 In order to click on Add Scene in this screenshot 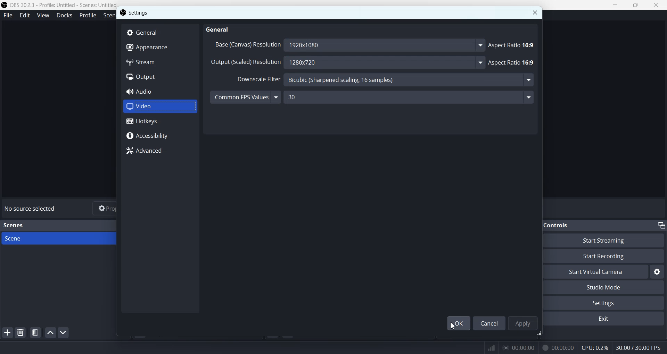, I will do `click(7, 332)`.